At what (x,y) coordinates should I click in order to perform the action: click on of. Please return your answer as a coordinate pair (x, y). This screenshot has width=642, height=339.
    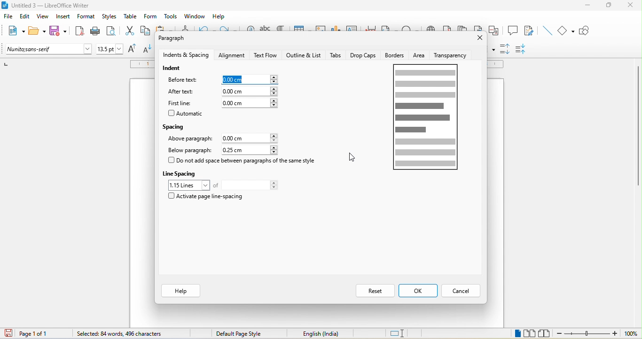
    Looking at the image, I should click on (216, 185).